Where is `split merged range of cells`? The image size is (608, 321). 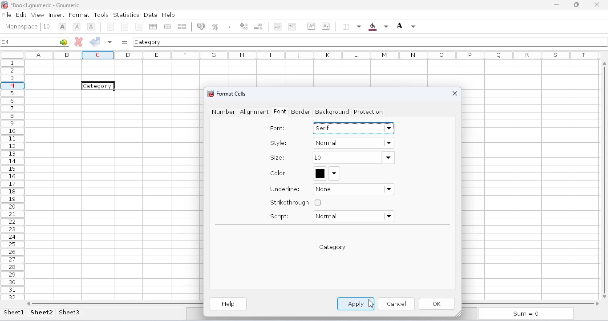
split merged range of cells is located at coordinates (182, 26).